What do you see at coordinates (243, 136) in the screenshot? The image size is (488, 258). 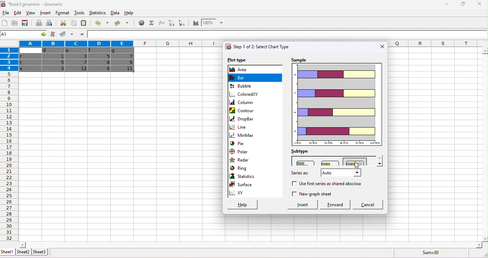 I see `minmax` at bounding box center [243, 136].